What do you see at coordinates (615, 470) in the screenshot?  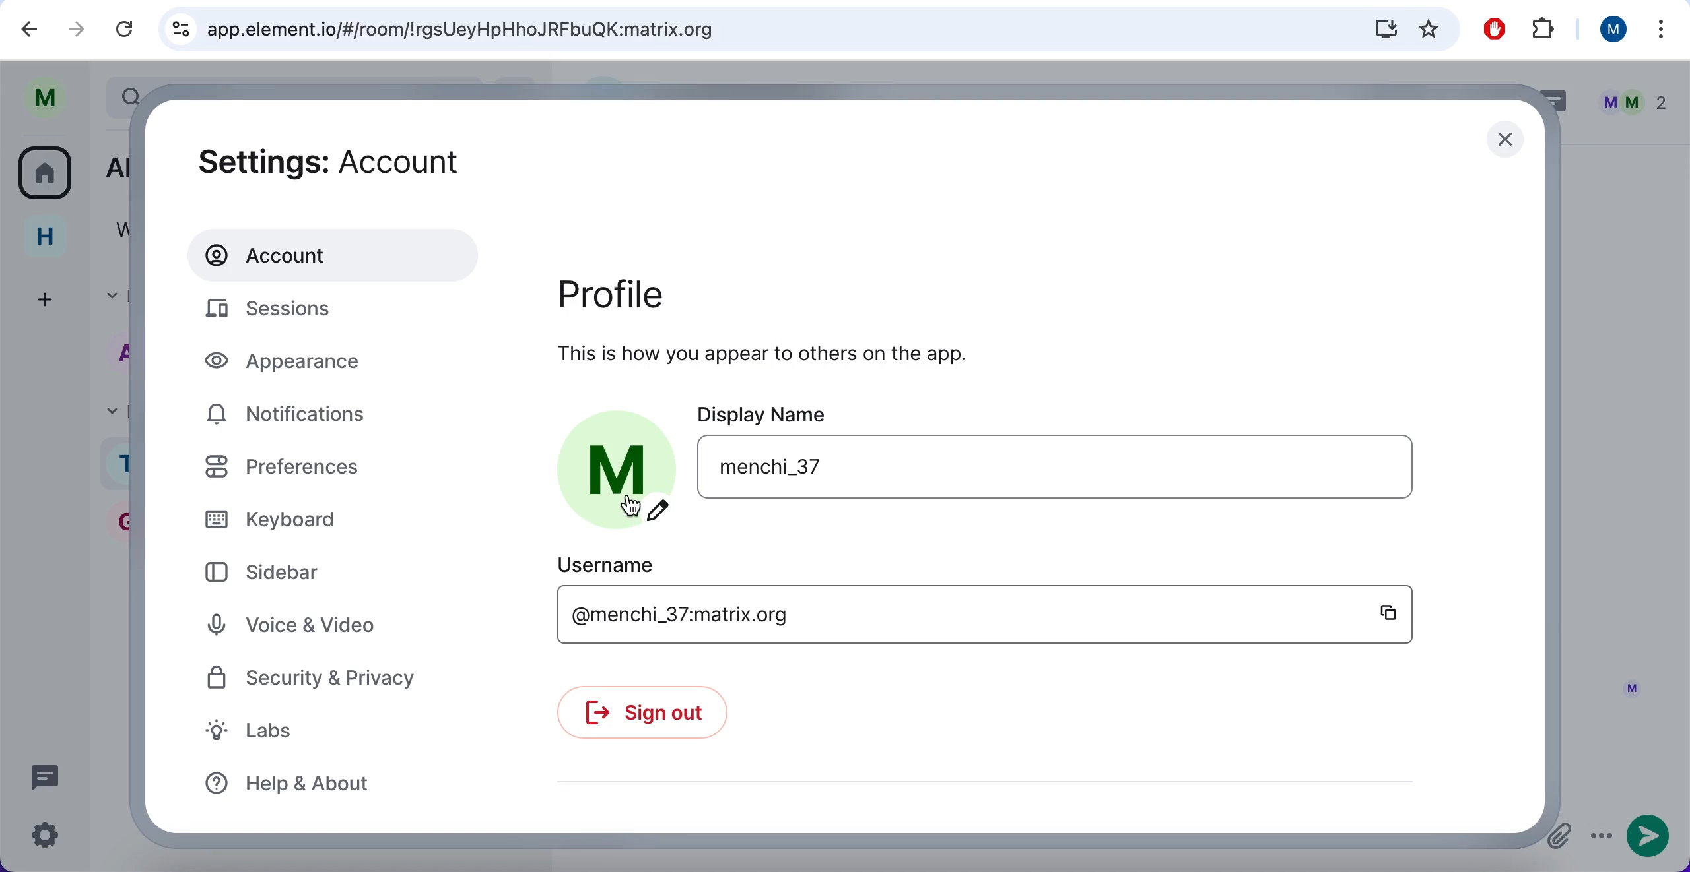 I see `profile picture` at bounding box center [615, 470].